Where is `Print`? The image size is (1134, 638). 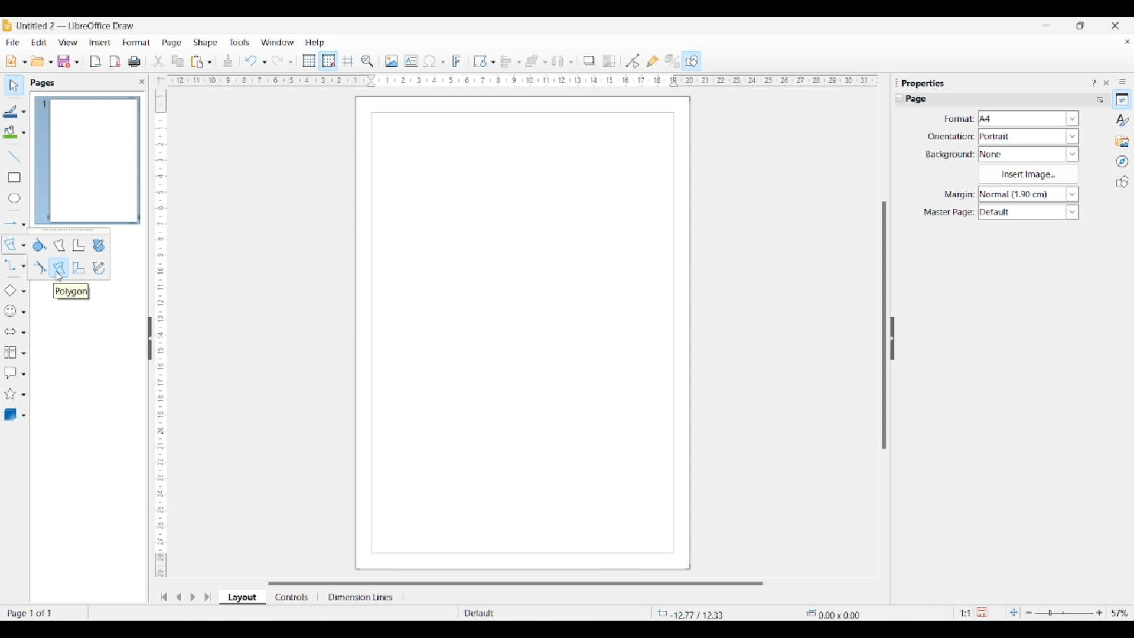 Print is located at coordinates (134, 61).